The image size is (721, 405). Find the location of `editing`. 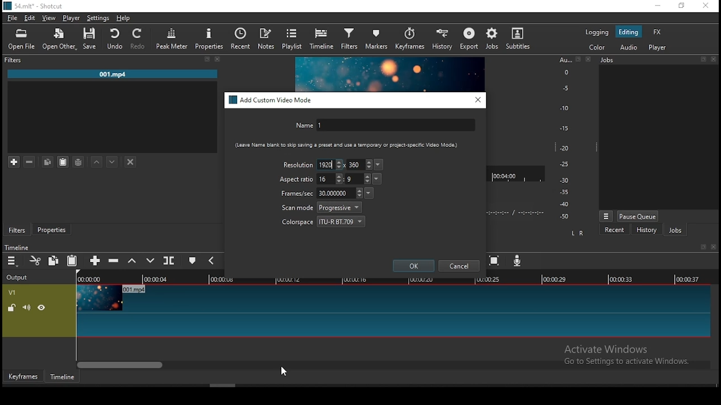

editing is located at coordinates (629, 32).